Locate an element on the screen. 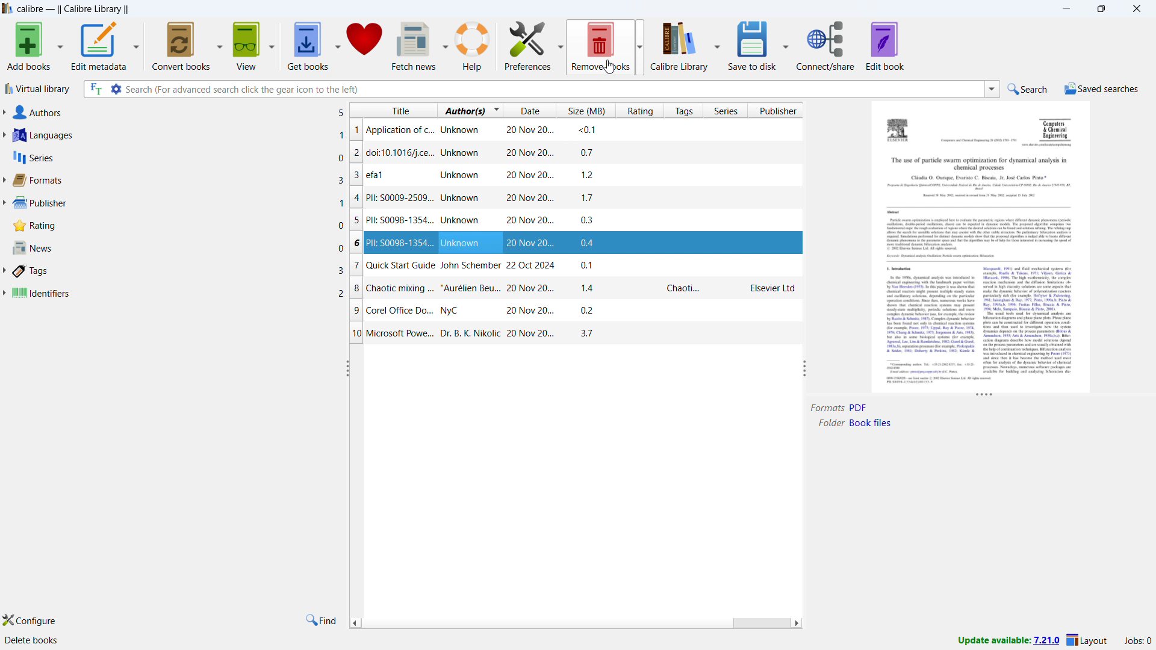  sort by title is located at coordinates (394, 110).